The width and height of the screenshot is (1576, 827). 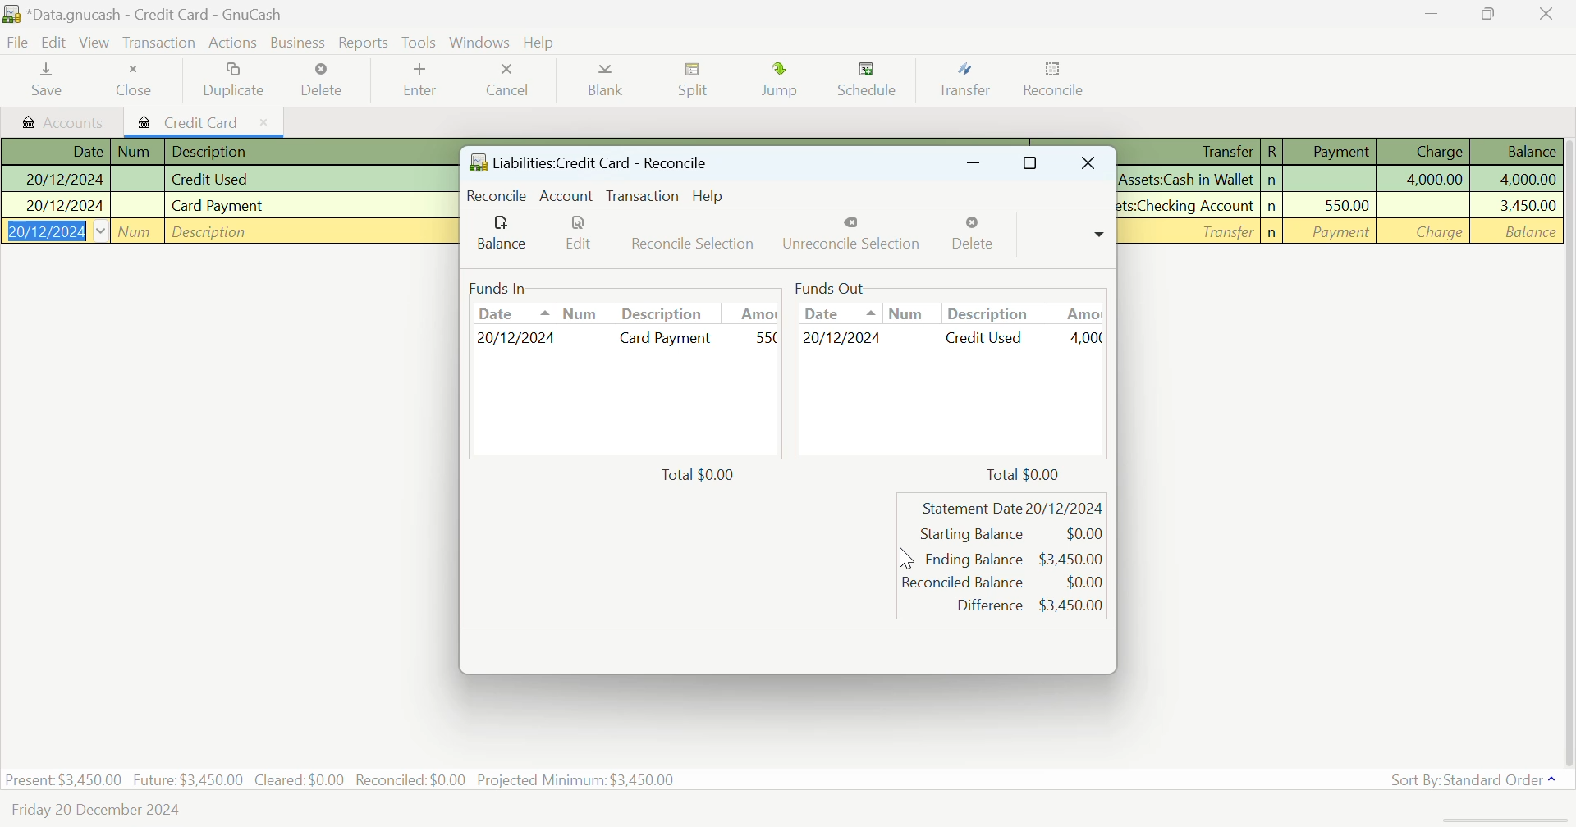 I want to click on Accounts, so click(x=60, y=121).